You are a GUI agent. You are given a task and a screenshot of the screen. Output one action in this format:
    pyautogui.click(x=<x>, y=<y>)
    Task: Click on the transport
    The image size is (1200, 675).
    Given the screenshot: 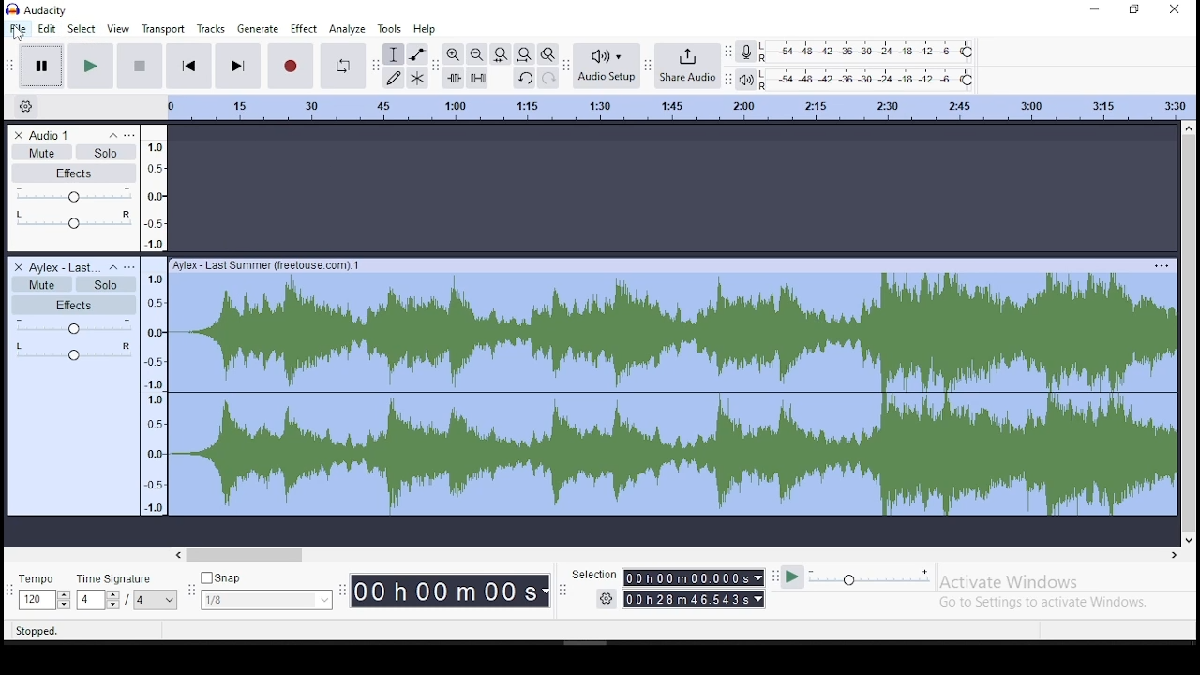 What is the action you would take?
    pyautogui.click(x=165, y=29)
    